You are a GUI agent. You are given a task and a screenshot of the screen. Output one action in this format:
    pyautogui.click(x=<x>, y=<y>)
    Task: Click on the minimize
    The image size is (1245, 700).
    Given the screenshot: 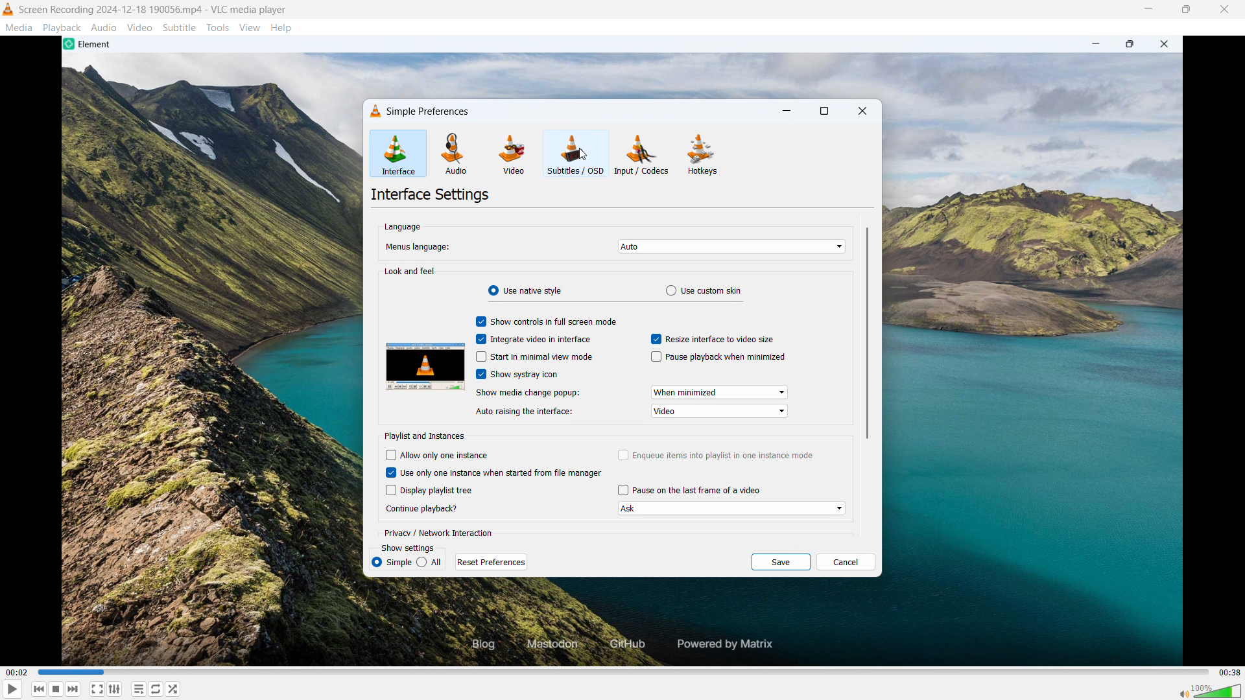 What is the action you would take?
    pyautogui.click(x=1147, y=9)
    